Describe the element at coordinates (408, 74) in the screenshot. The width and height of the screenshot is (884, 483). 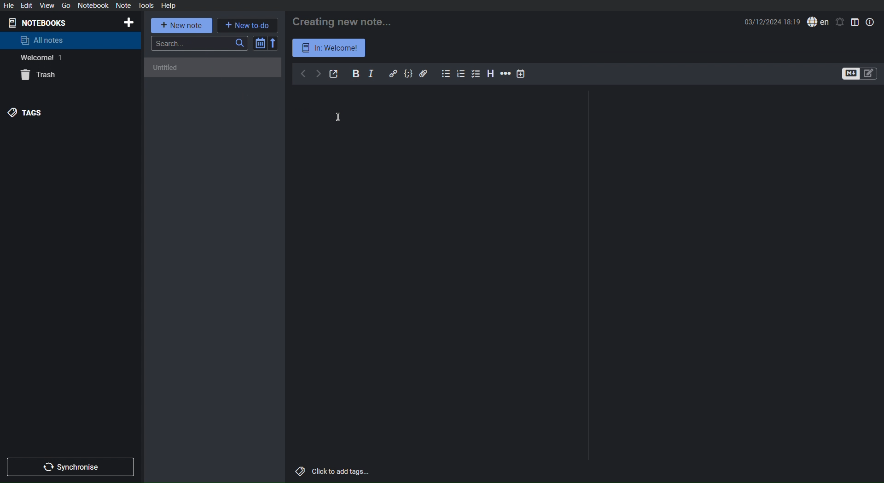
I see `Code` at that location.